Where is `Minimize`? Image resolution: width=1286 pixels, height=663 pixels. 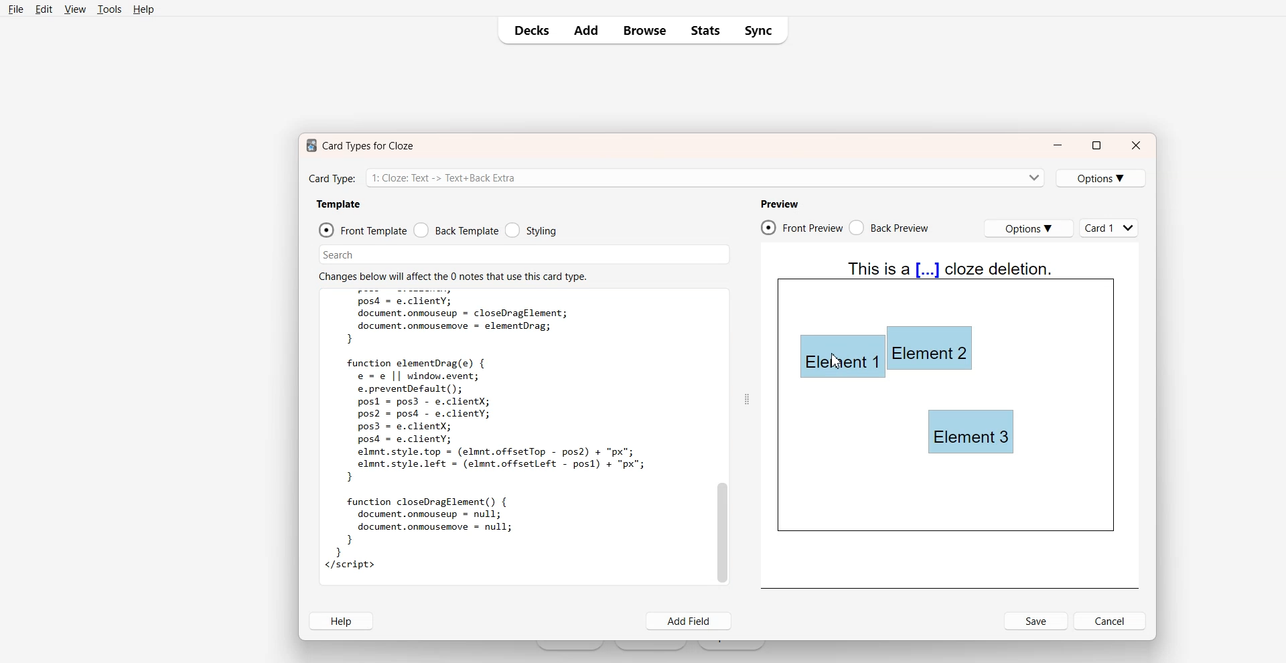
Minimize is located at coordinates (1058, 146).